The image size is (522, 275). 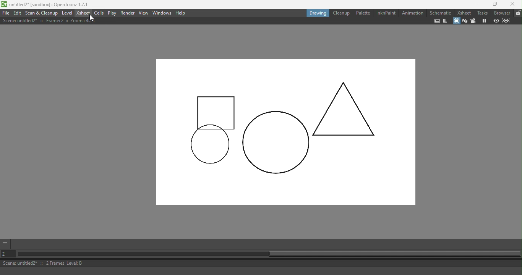 I want to click on Palette, so click(x=362, y=13).